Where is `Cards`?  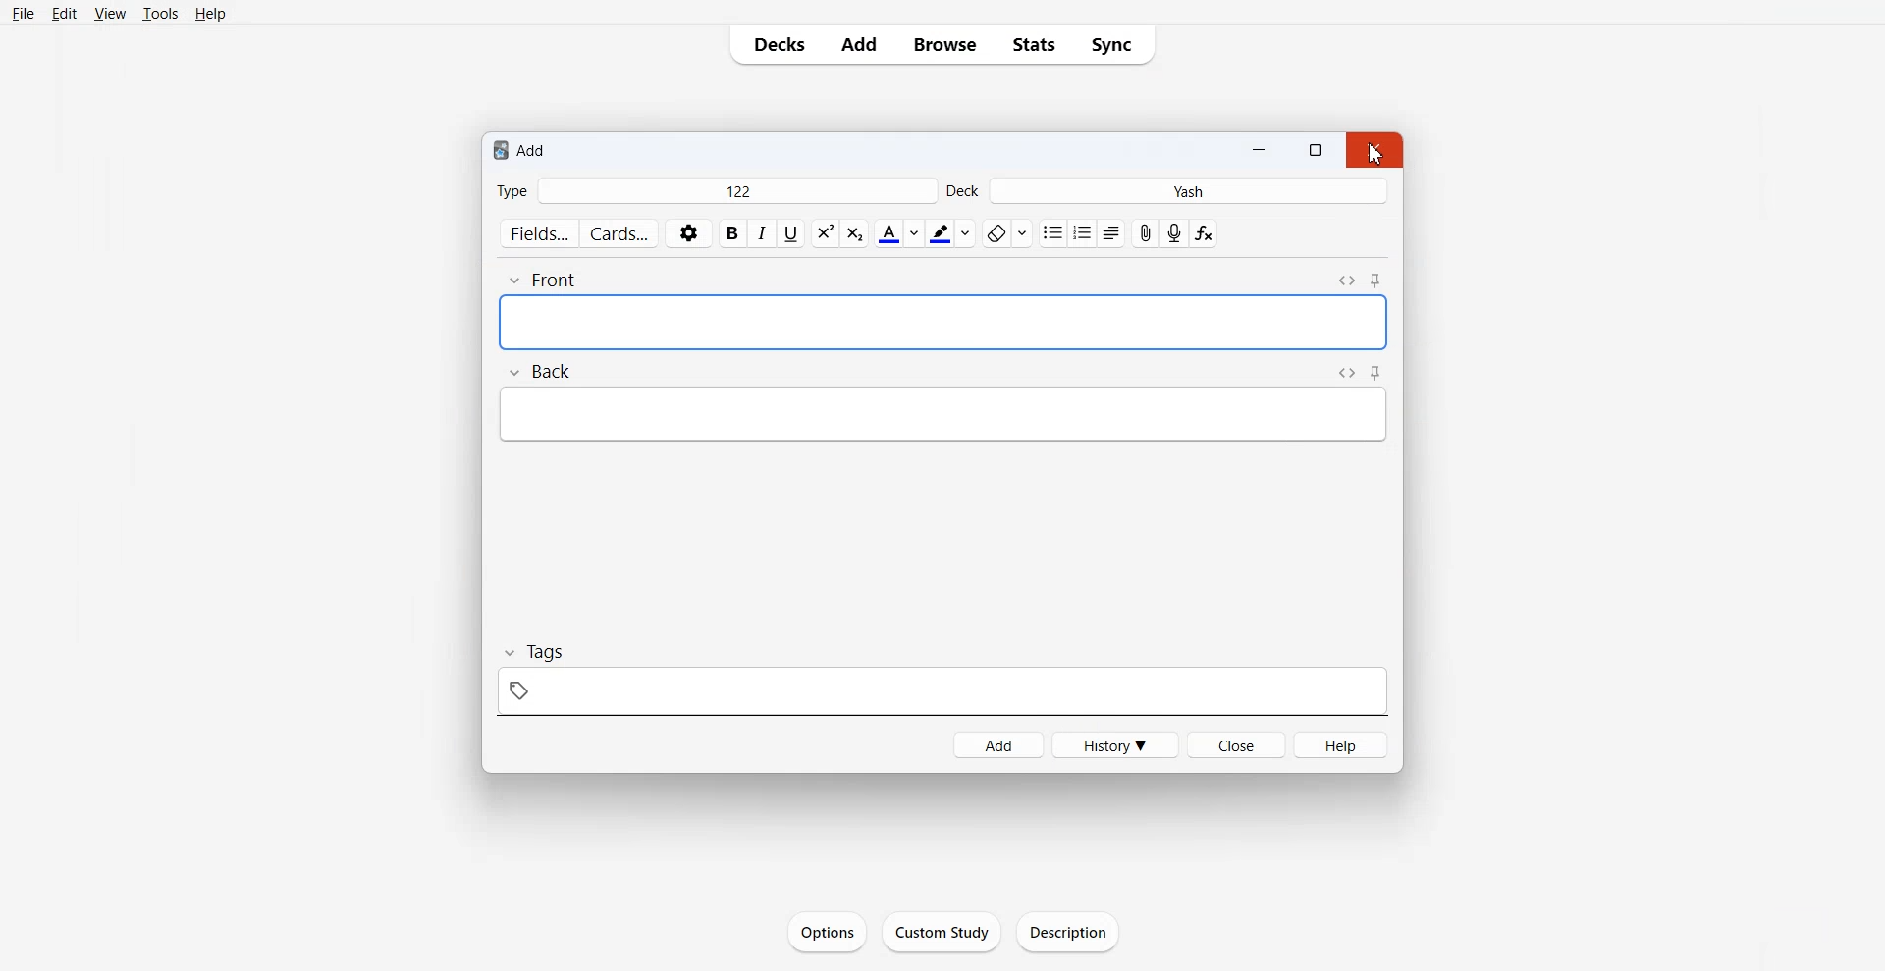 Cards is located at coordinates (621, 233).